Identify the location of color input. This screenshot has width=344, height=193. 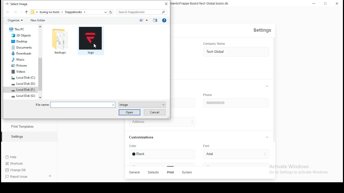
(161, 155).